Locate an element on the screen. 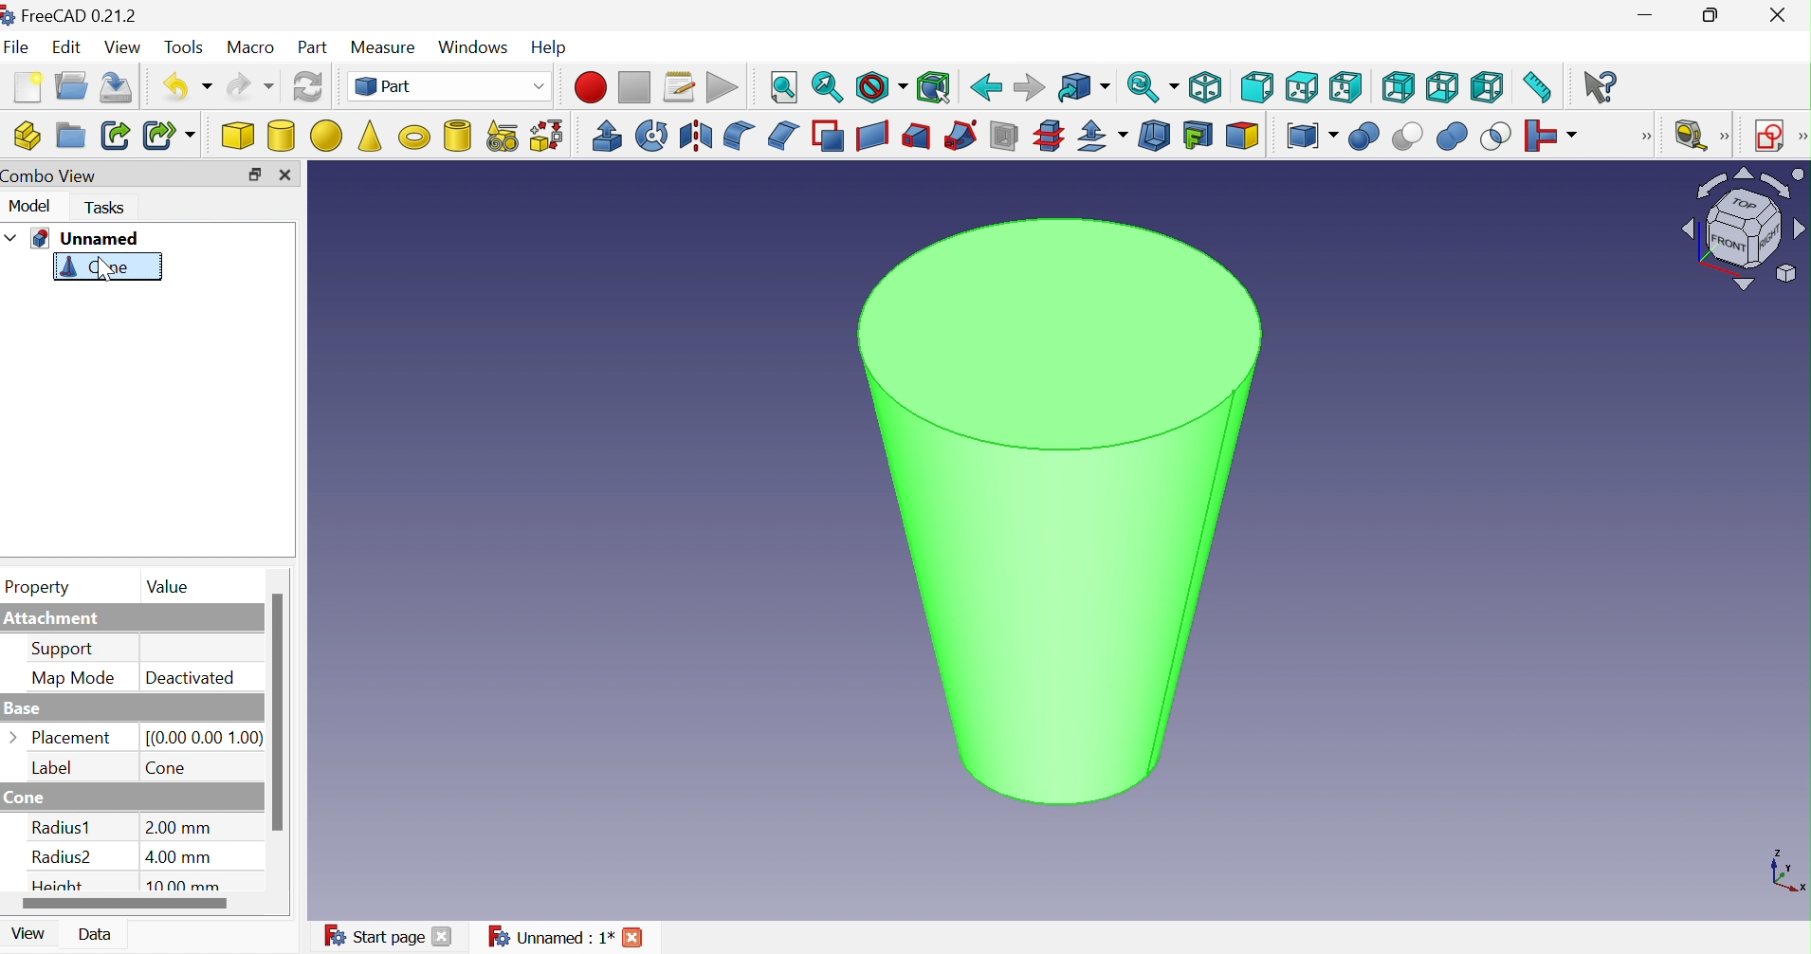 The height and width of the screenshot is (954, 1811). What's this? is located at coordinates (1603, 86).